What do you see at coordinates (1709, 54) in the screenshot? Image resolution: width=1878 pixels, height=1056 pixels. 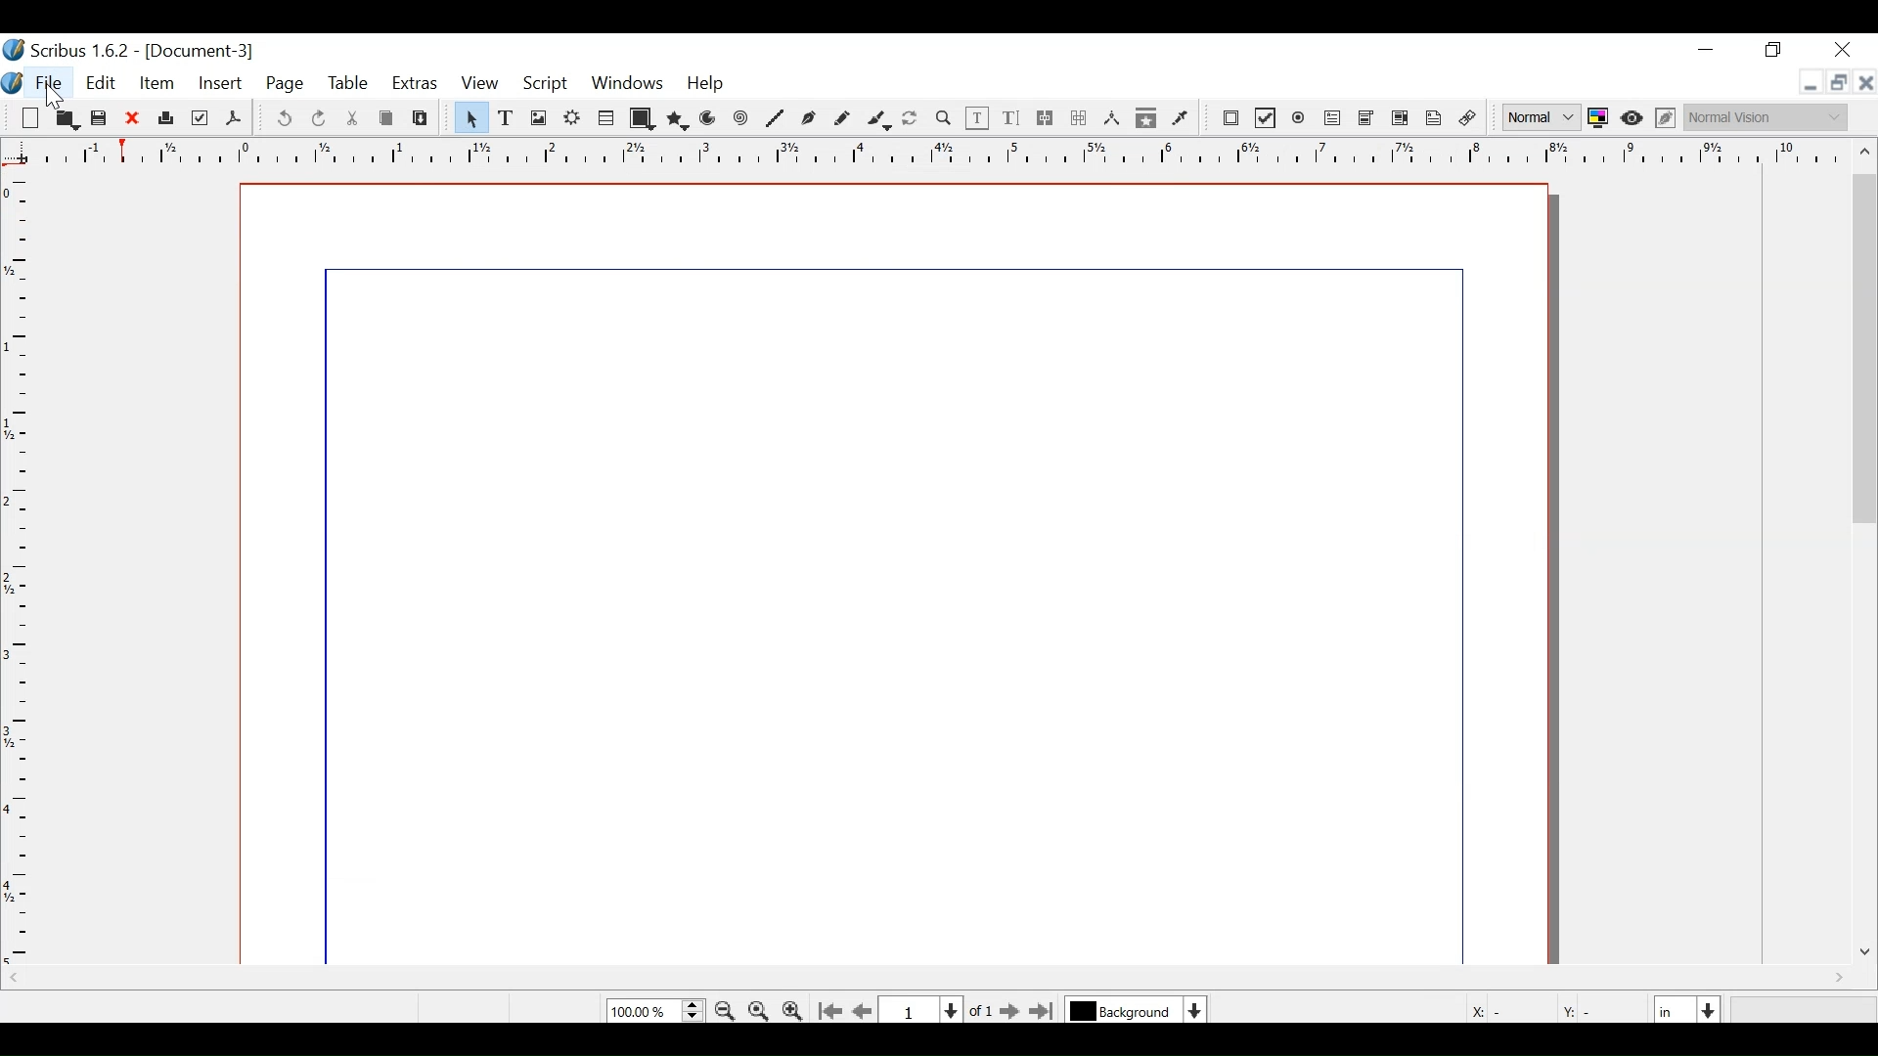 I see `minimize` at bounding box center [1709, 54].